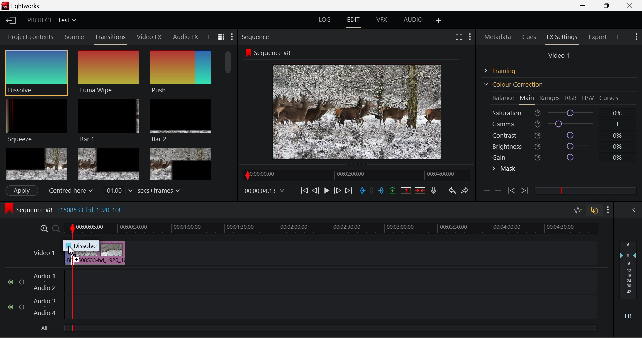 The width and height of the screenshot is (642, 338). What do you see at coordinates (560, 135) in the screenshot?
I see `Contrast` at bounding box center [560, 135].